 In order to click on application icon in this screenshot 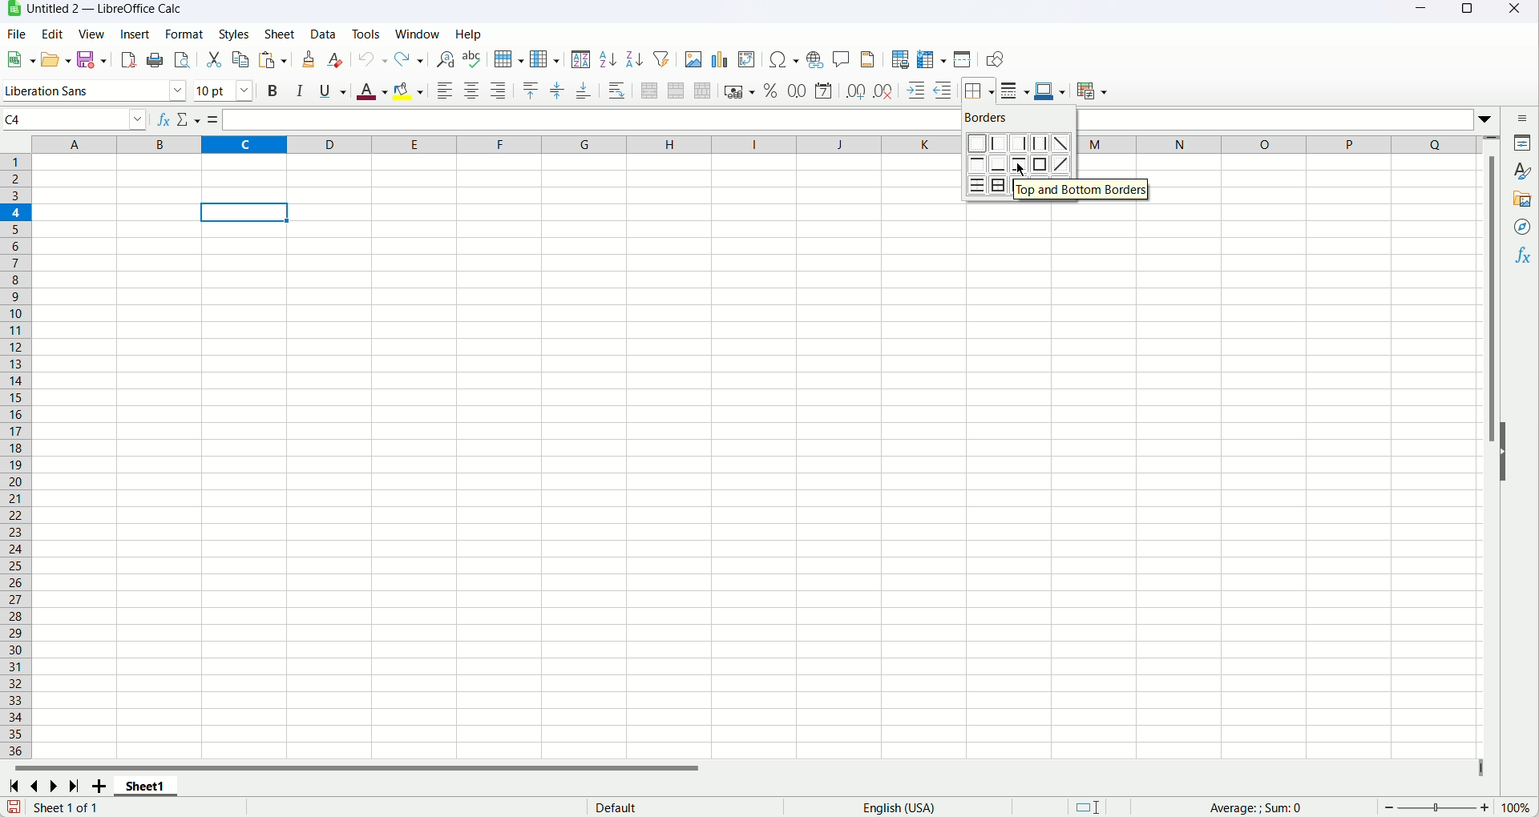, I will do `click(13, 9)`.